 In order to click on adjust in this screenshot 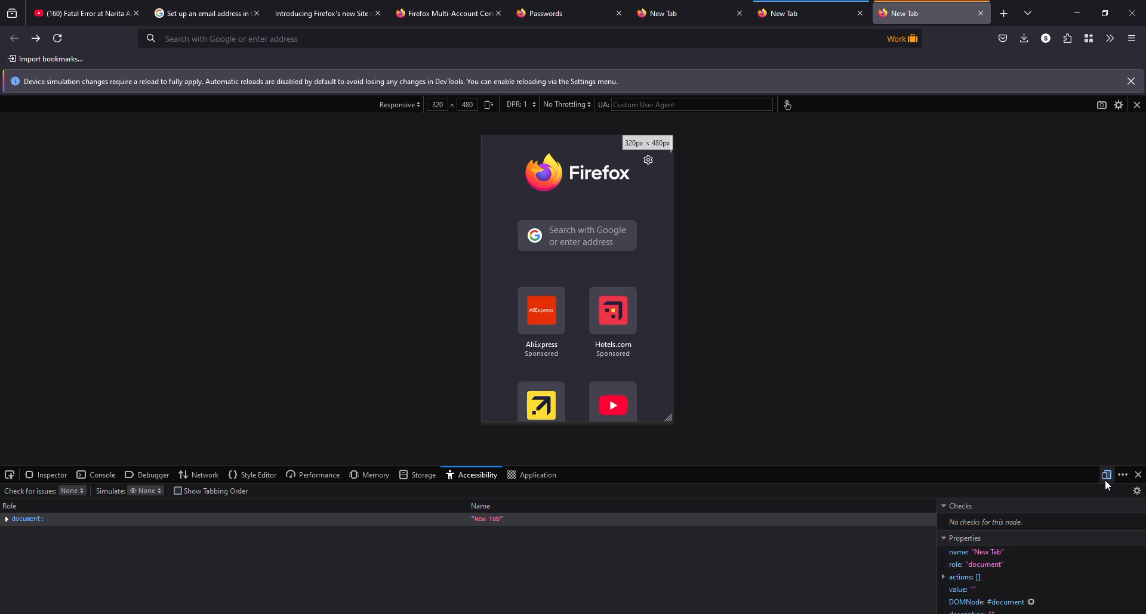, I will do `click(490, 105)`.